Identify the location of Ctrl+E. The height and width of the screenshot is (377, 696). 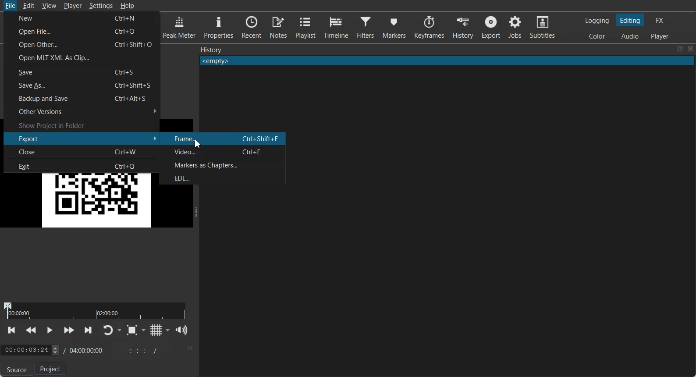
(254, 151).